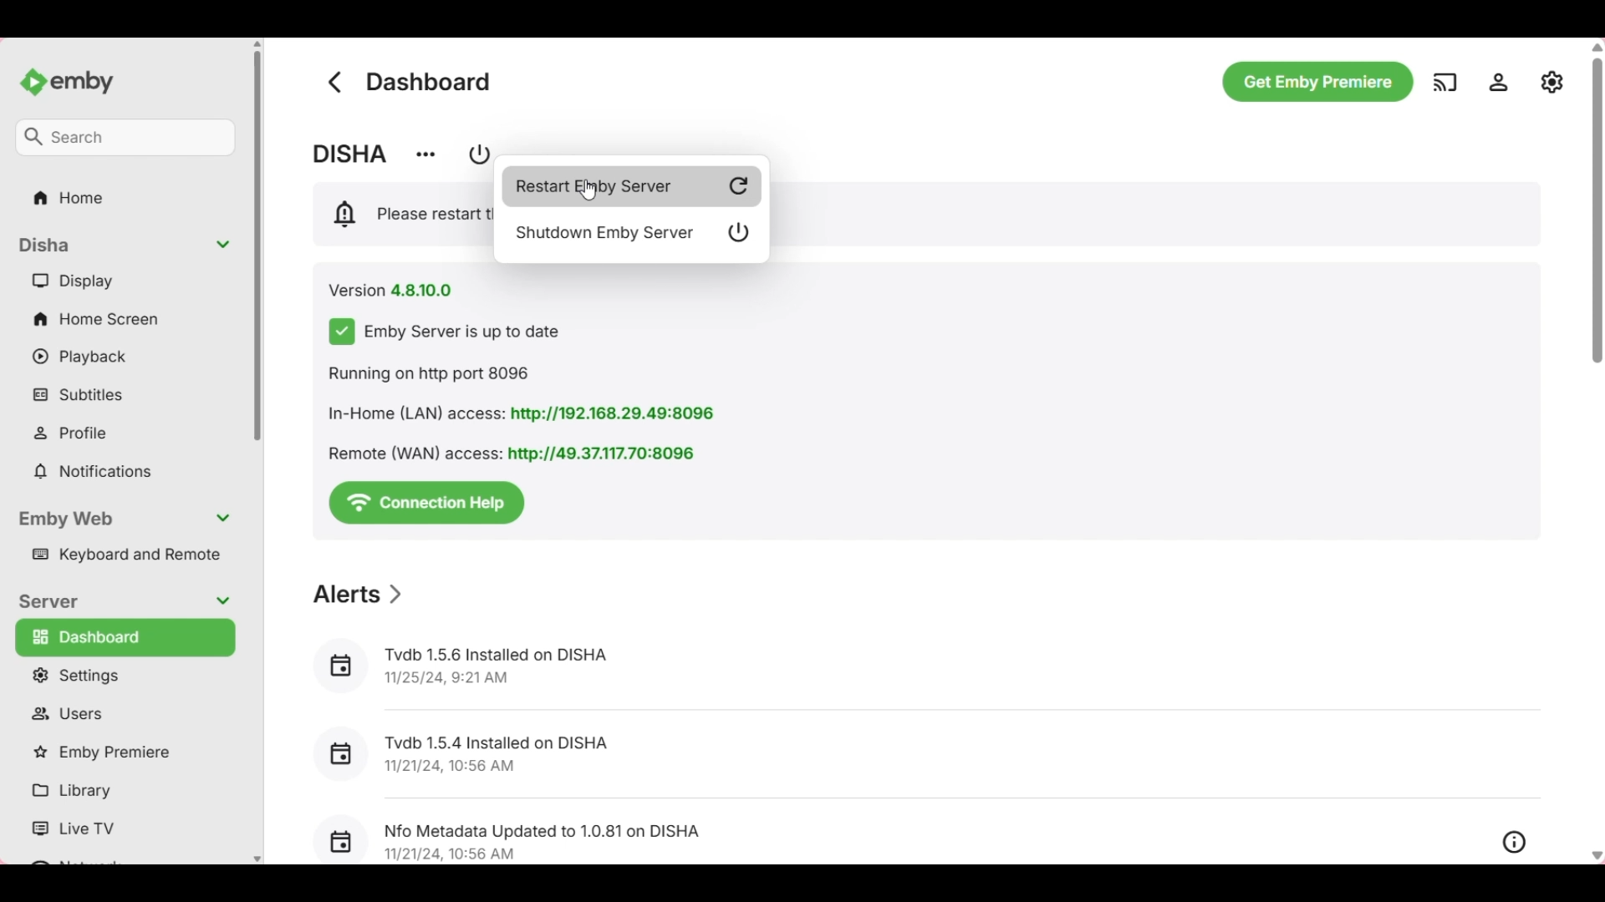 The image size is (1605, 902). I want to click on Subtitles, so click(125, 393).